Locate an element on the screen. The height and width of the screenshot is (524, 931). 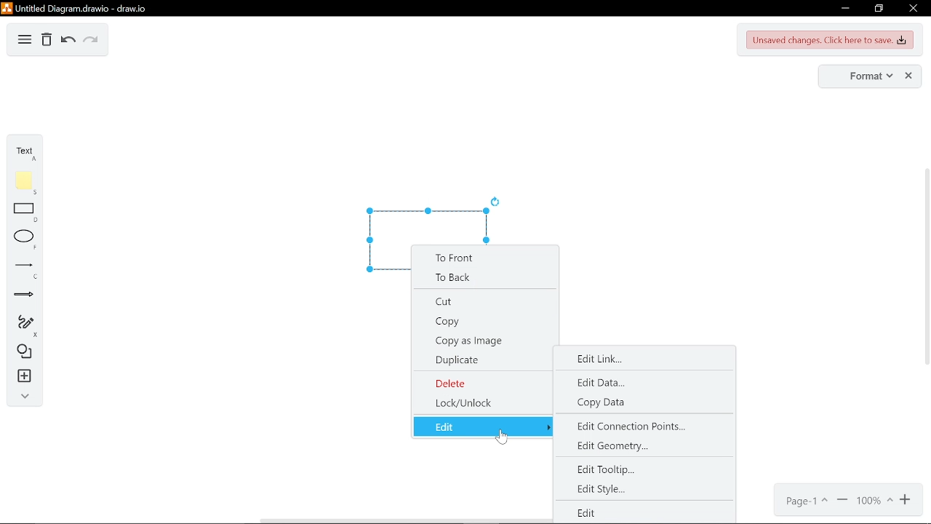
zoom out is located at coordinates (842, 501).